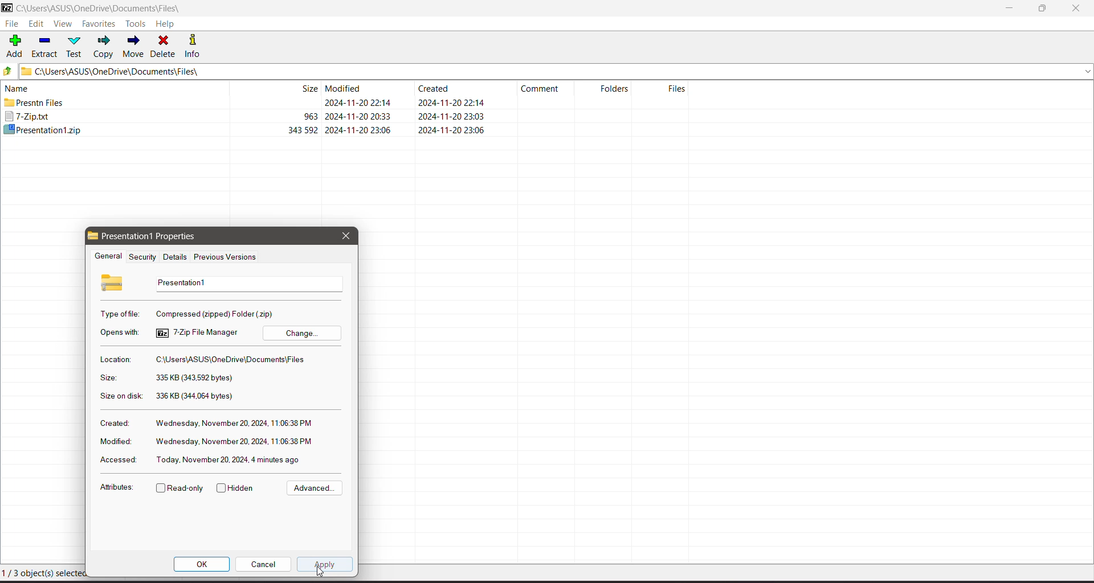 The height and width of the screenshot is (583, 1094). What do you see at coordinates (202, 564) in the screenshot?
I see `OK` at bounding box center [202, 564].